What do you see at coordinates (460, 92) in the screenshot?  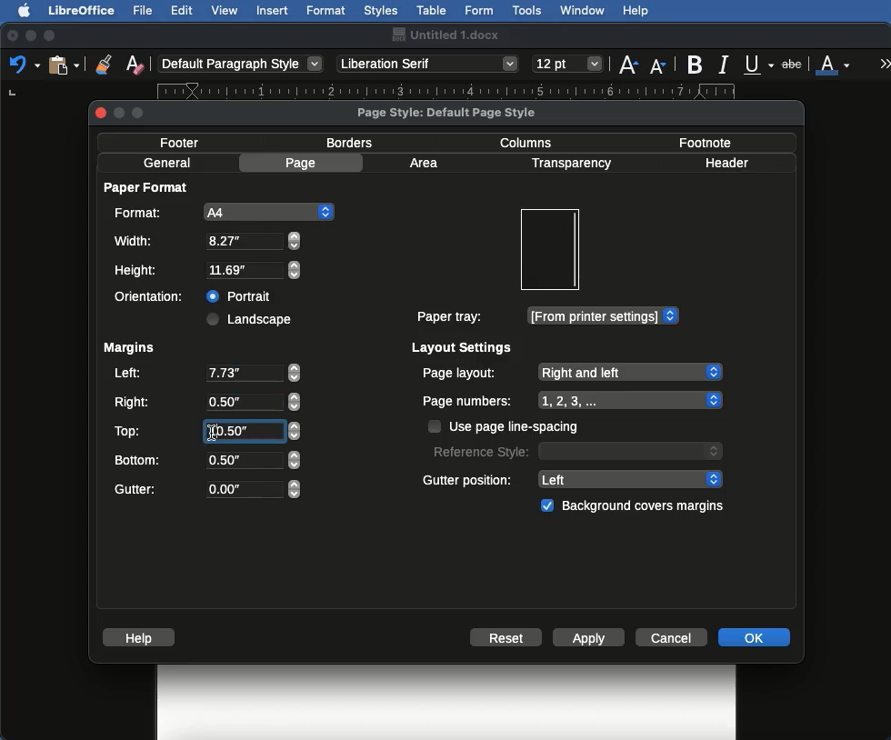 I see `Ruler` at bounding box center [460, 92].